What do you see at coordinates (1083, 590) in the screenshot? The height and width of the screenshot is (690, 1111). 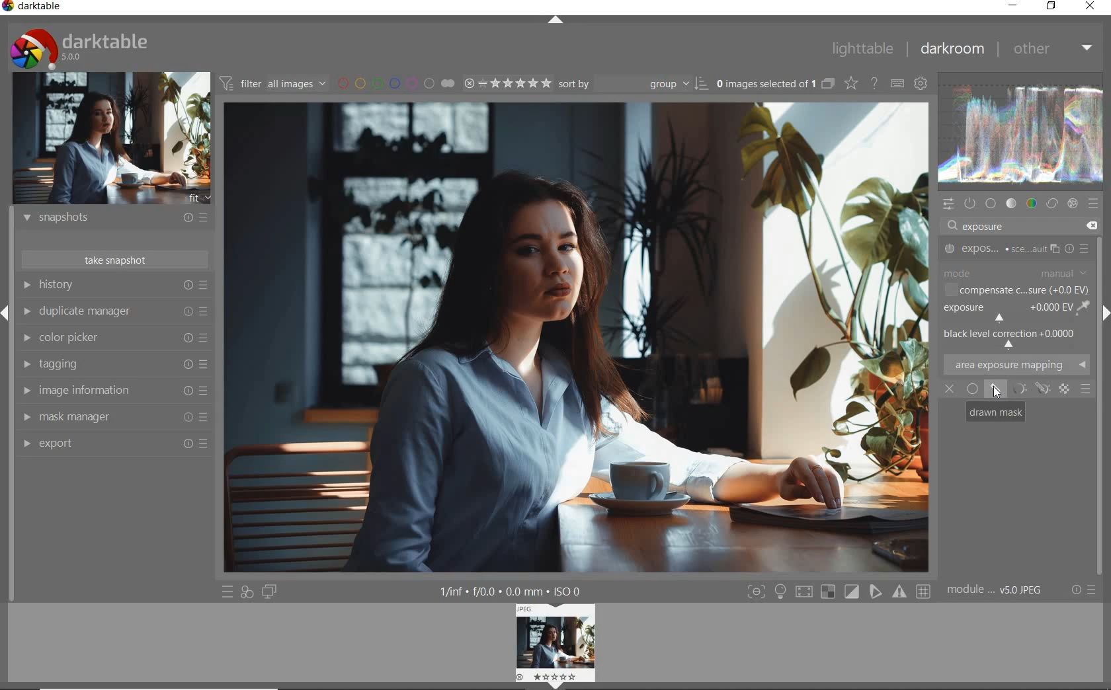 I see `reset or presets & preferences` at bounding box center [1083, 590].